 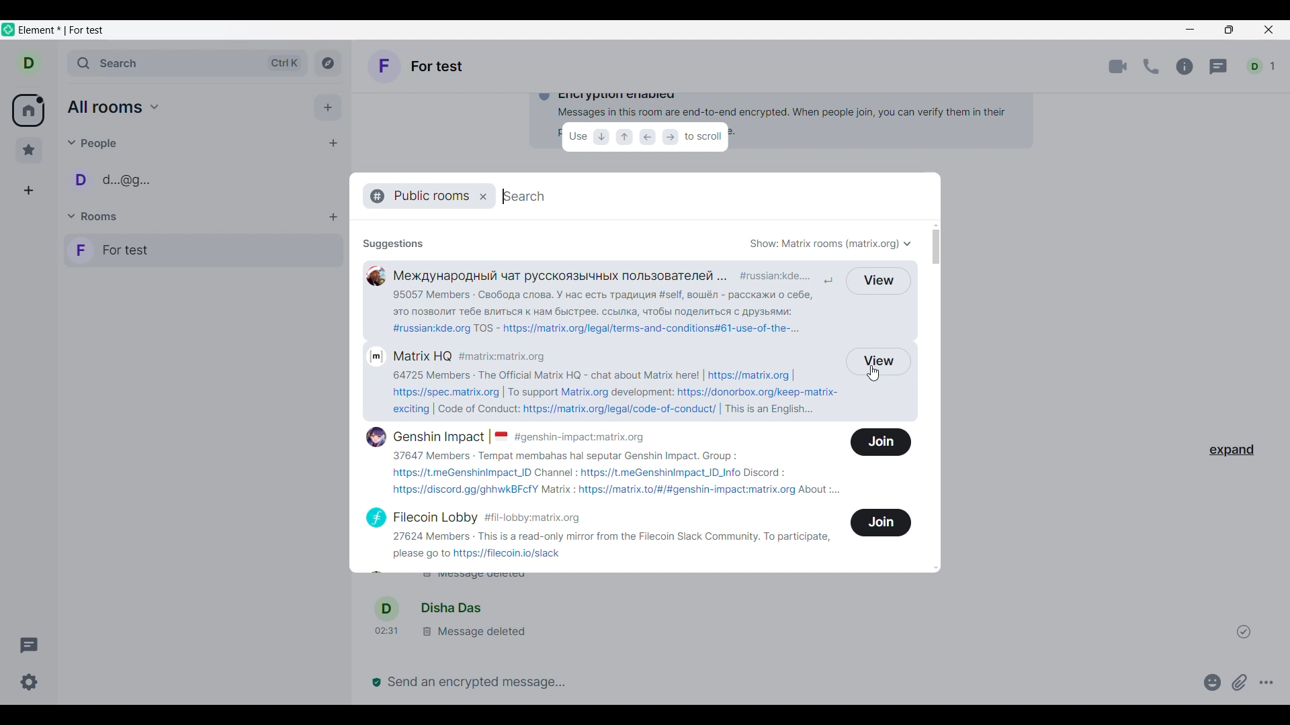 I want to click on Emoji, so click(x=1213, y=682).